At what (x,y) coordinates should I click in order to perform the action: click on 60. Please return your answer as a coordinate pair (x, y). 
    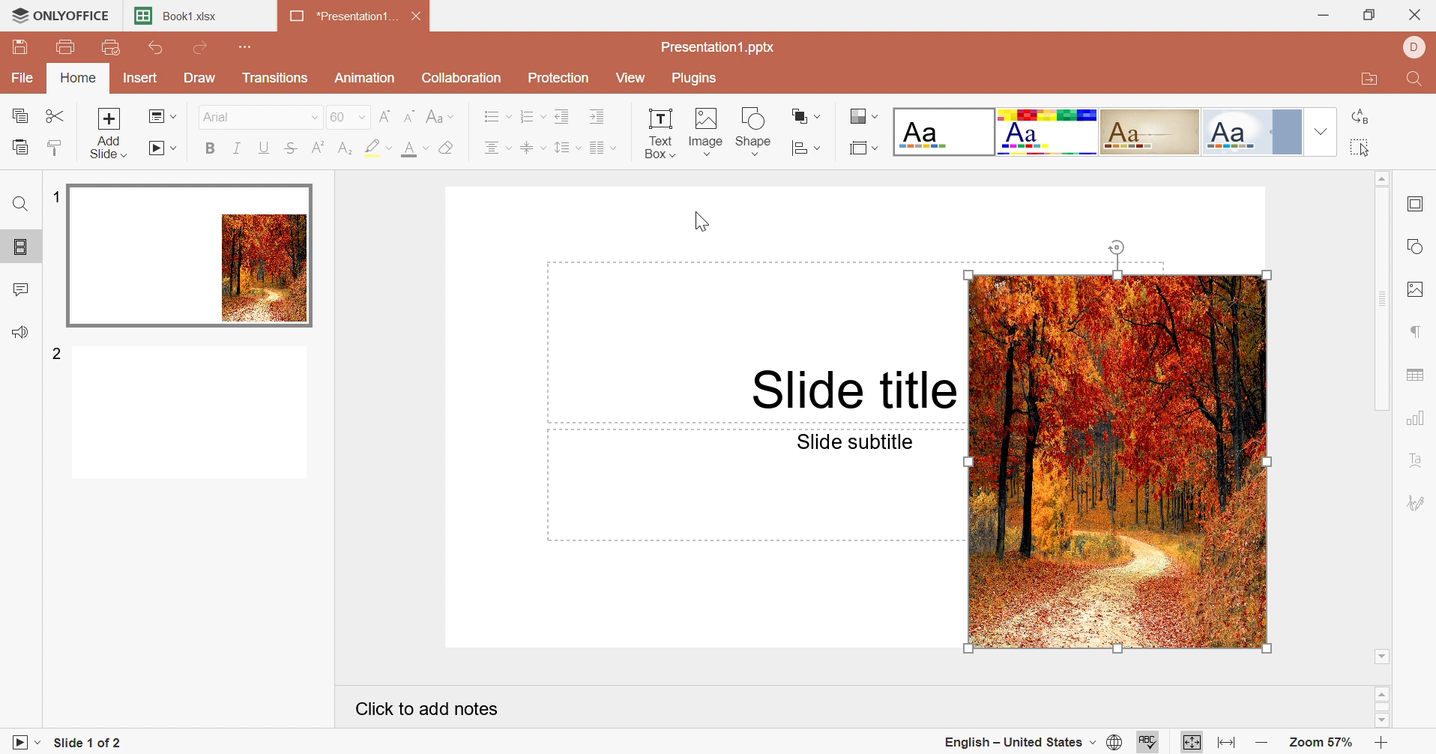
    Looking at the image, I should click on (346, 118).